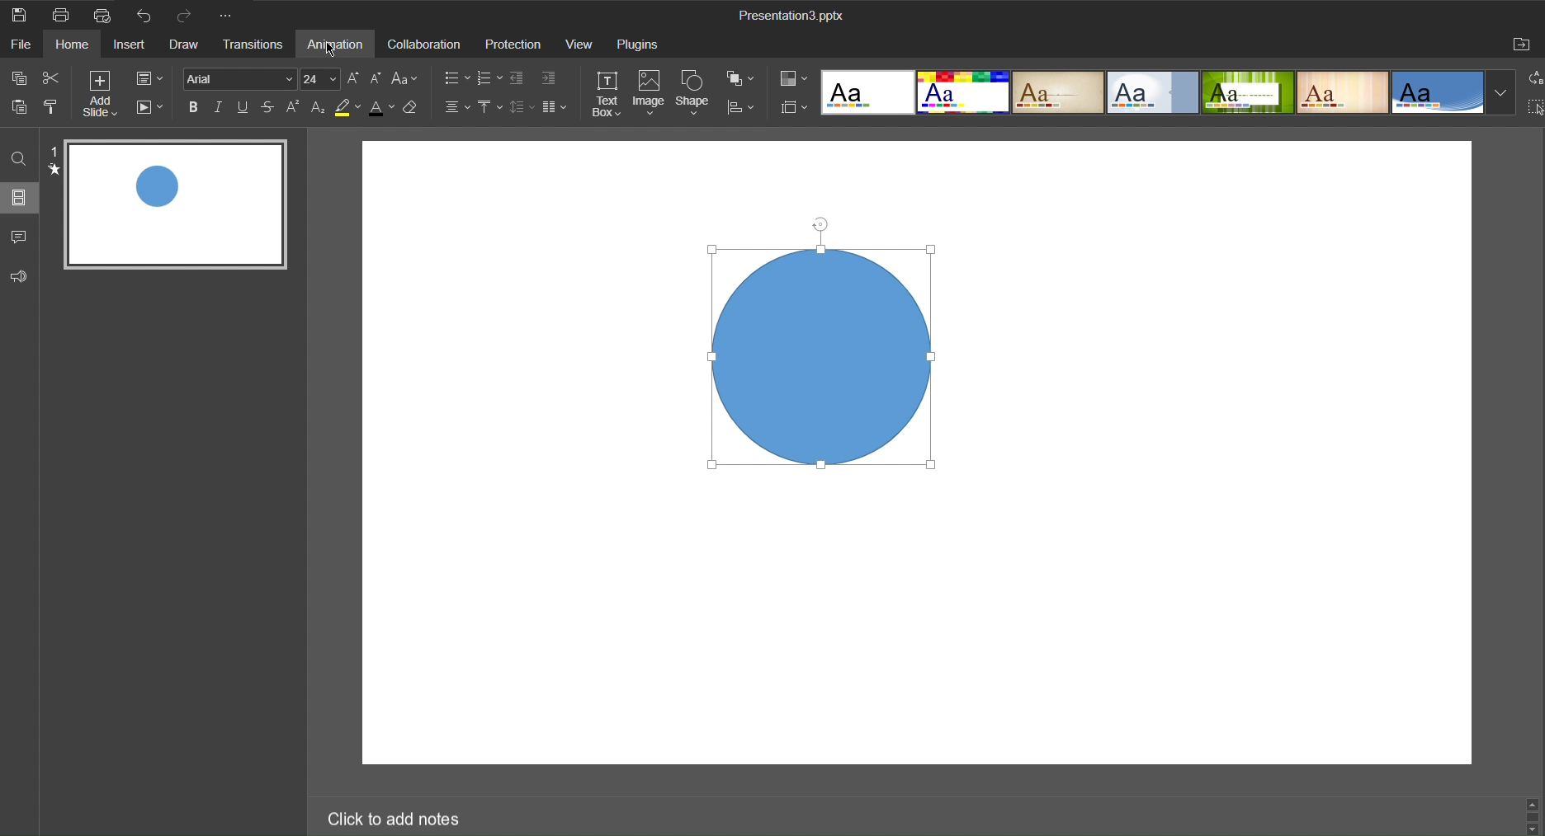  Describe the element at coordinates (321, 82) in the screenshot. I see `Font Size` at that location.